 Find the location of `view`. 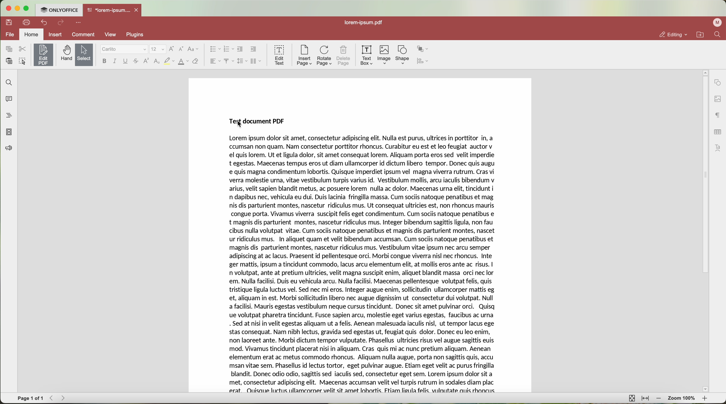

view is located at coordinates (110, 35).